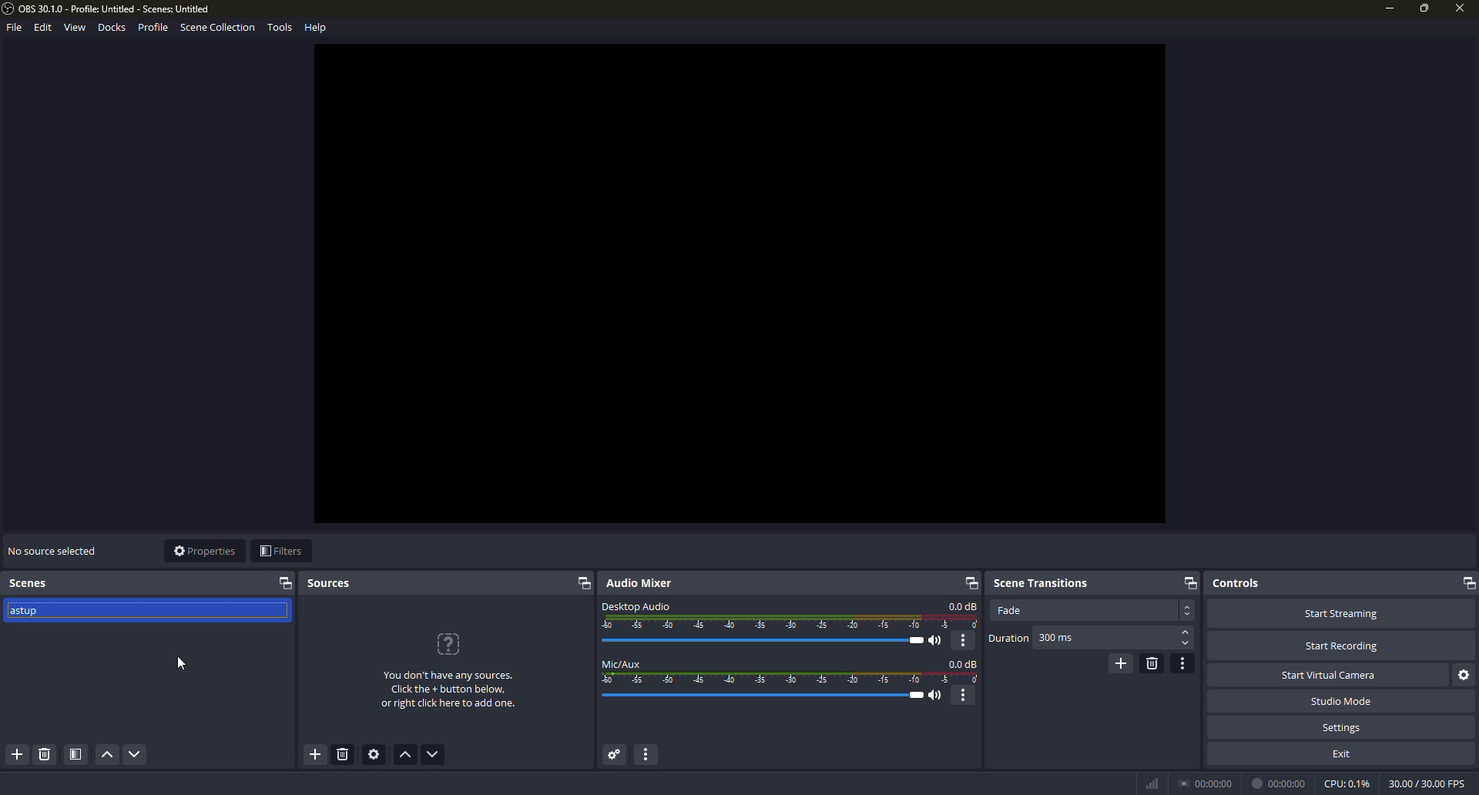 The width and height of the screenshot is (1479, 795). Describe the element at coordinates (44, 755) in the screenshot. I see `remove selected scene` at that location.